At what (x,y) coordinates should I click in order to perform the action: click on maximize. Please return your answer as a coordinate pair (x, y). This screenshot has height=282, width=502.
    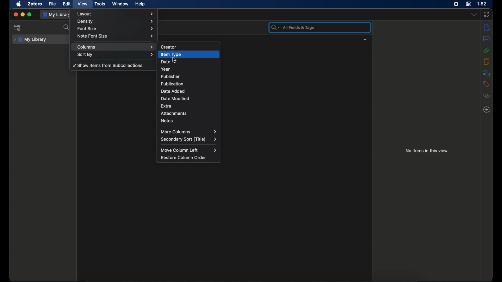
    Looking at the image, I should click on (30, 15).